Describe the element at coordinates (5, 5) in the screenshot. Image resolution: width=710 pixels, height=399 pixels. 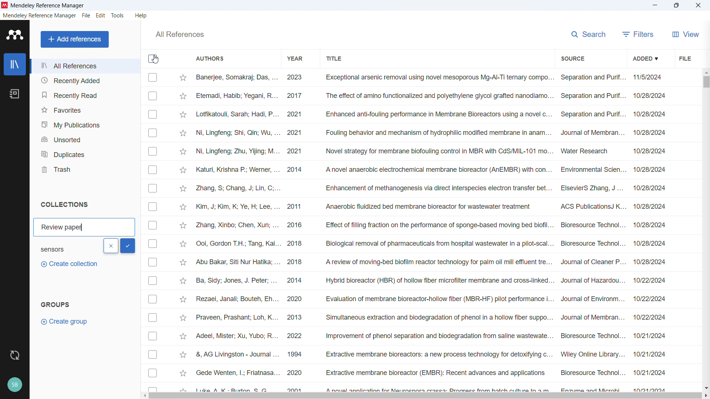
I see `Software logo` at that location.